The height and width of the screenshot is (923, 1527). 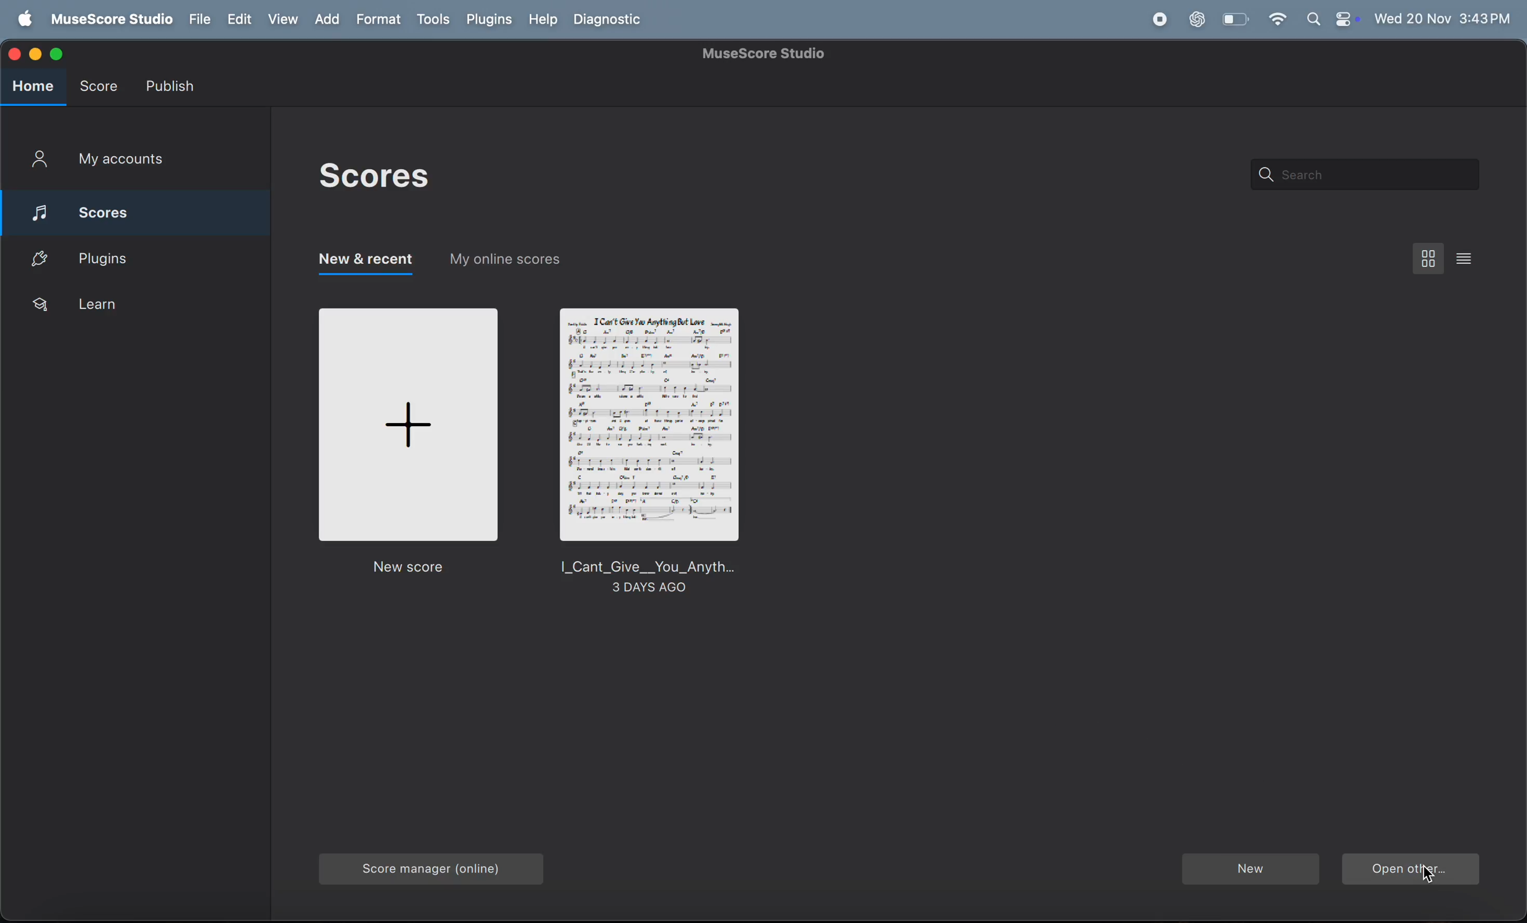 I want to click on minimize, so click(x=33, y=53).